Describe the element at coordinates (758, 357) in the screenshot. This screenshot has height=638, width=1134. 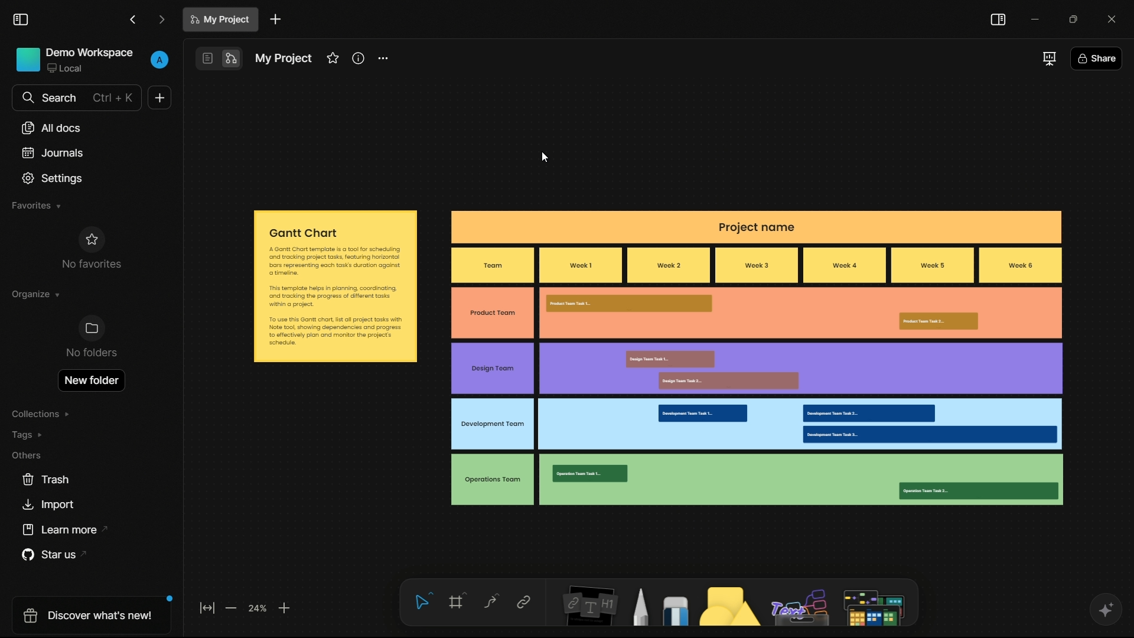
I see `Table` at that location.